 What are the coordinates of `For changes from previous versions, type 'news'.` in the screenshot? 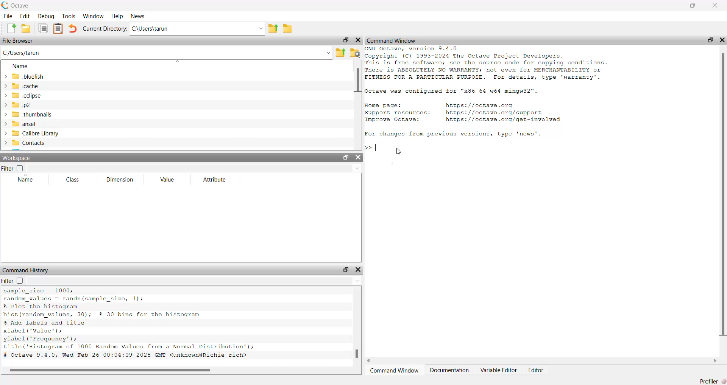 It's located at (453, 134).